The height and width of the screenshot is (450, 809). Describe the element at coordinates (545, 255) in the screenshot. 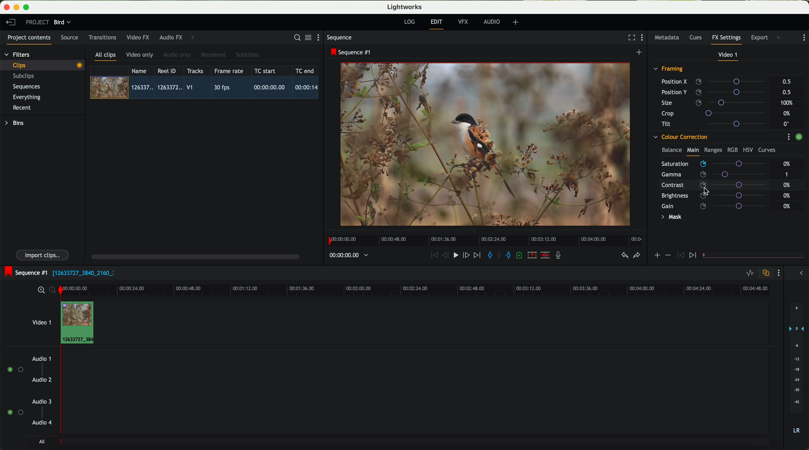

I see `delete/cut` at that location.